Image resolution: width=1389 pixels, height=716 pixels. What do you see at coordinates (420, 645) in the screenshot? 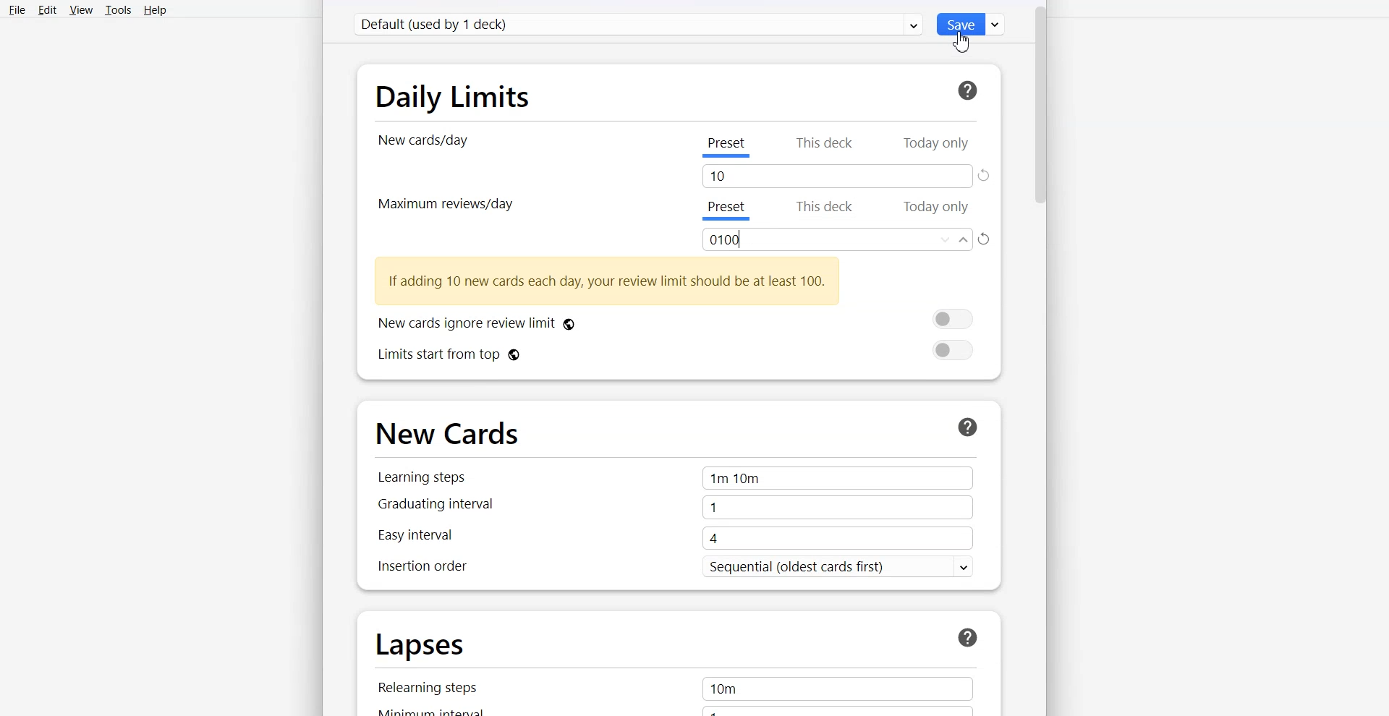
I see `Lapses` at bounding box center [420, 645].